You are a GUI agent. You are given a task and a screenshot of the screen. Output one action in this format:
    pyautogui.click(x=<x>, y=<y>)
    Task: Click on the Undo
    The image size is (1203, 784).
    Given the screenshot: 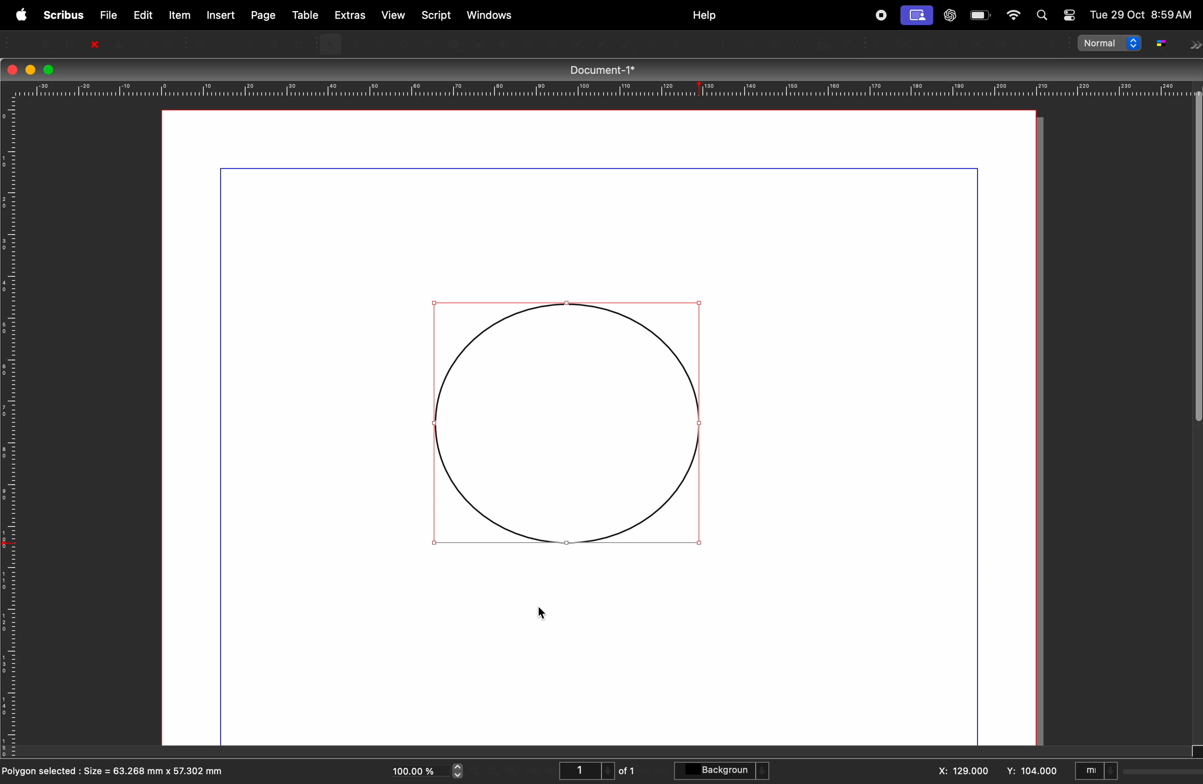 What is the action you would take?
    pyautogui.click(x=202, y=42)
    